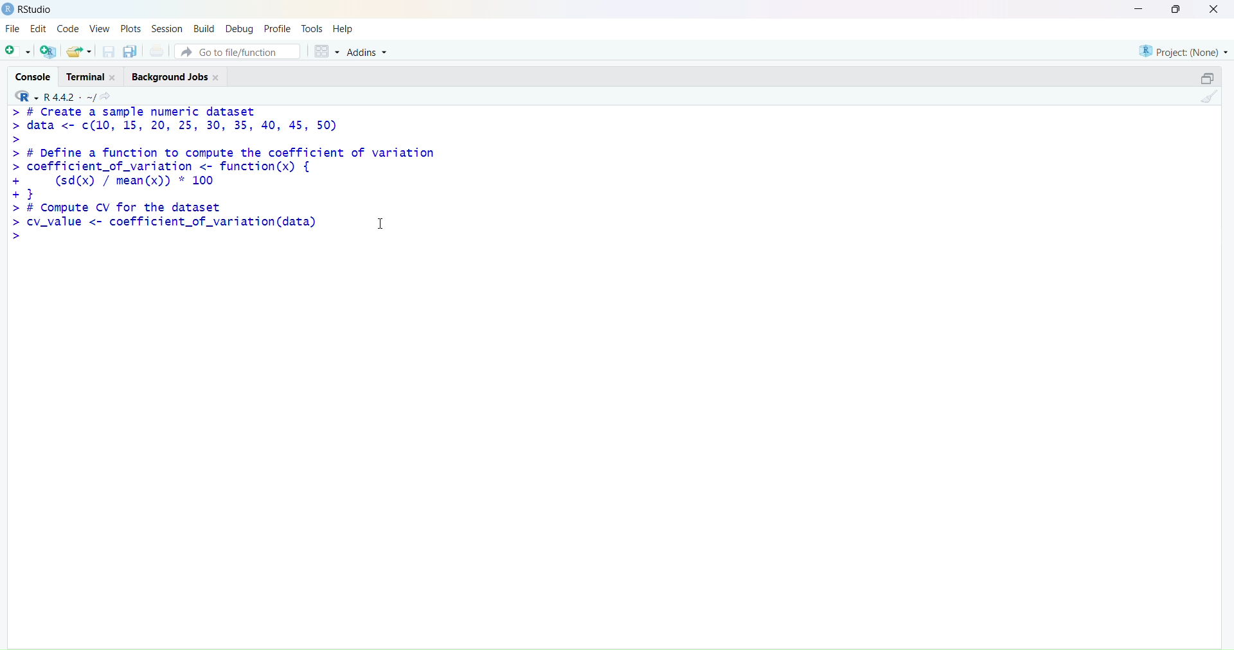 The image size is (1234, 650). Describe the element at coordinates (86, 78) in the screenshot. I see `terminal` at that location.